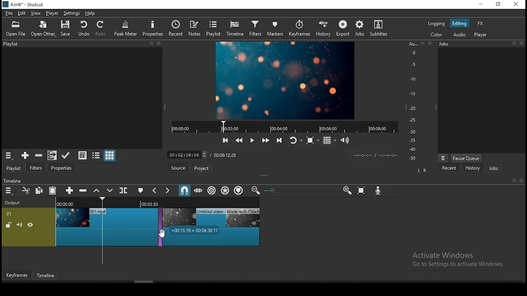 The width and height of the screenshot is (527, 296). What do you see at coordinates (35, 13) in the screenshot?
I see `view` at bounding box center [35, 13].